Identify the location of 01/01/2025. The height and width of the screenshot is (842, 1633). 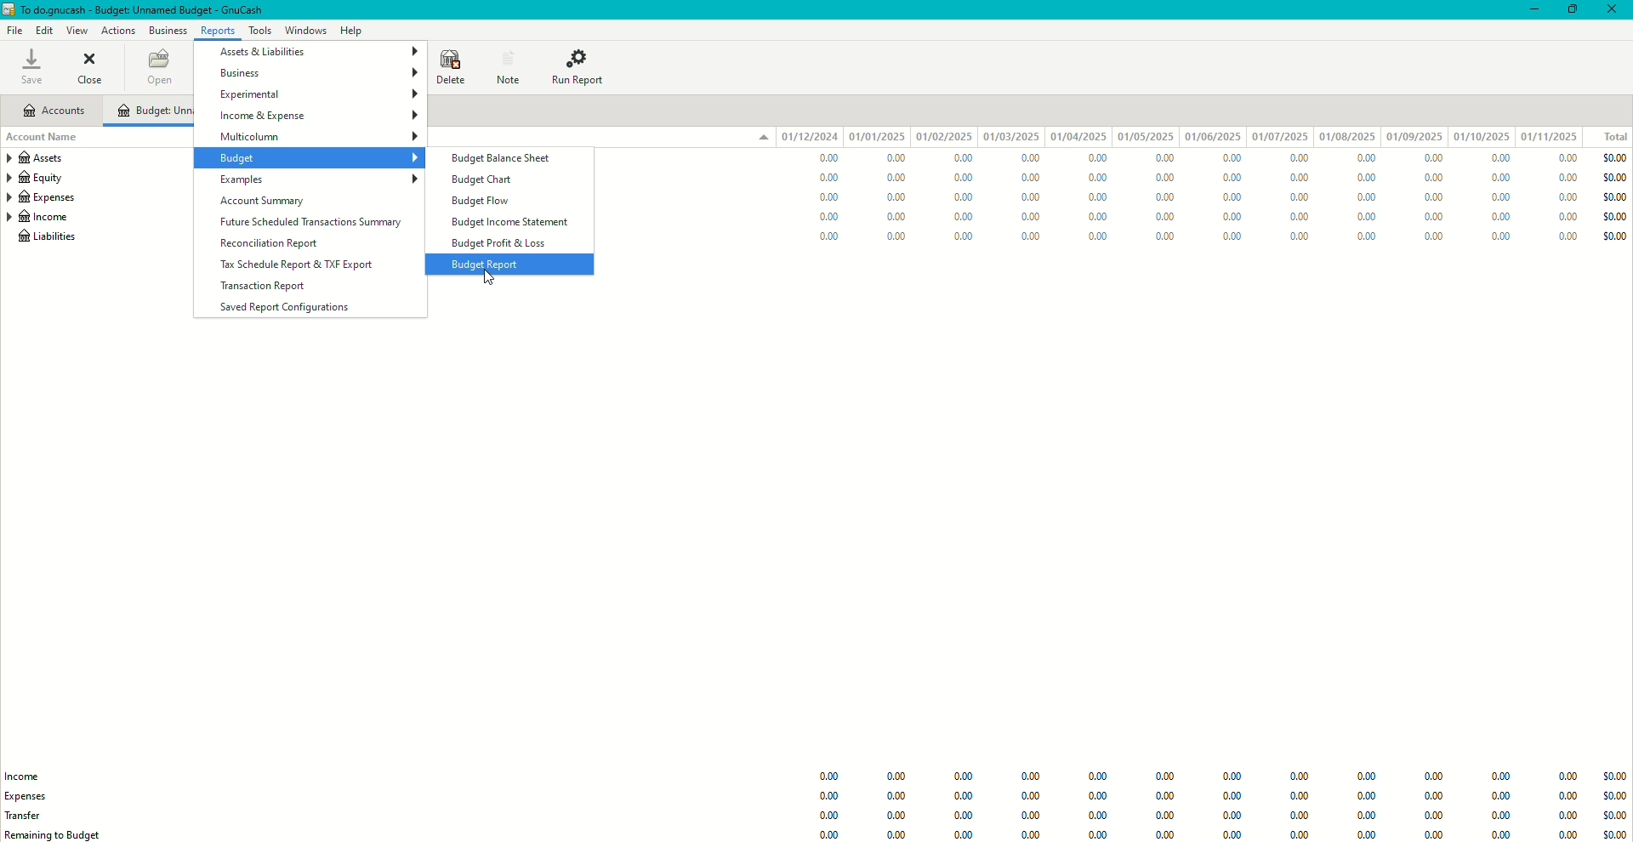
(878, 137).